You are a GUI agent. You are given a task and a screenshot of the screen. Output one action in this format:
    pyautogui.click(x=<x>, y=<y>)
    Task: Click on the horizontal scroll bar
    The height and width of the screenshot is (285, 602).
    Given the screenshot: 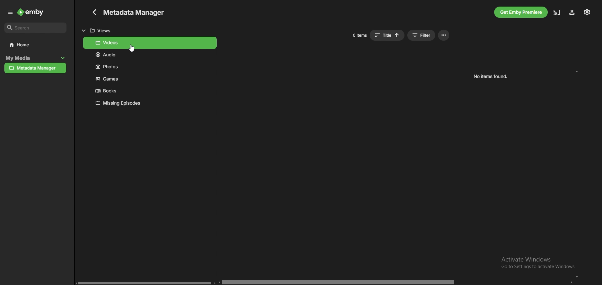 What is the action you would take?
    pyautogui.click(x=338, y=282)
    